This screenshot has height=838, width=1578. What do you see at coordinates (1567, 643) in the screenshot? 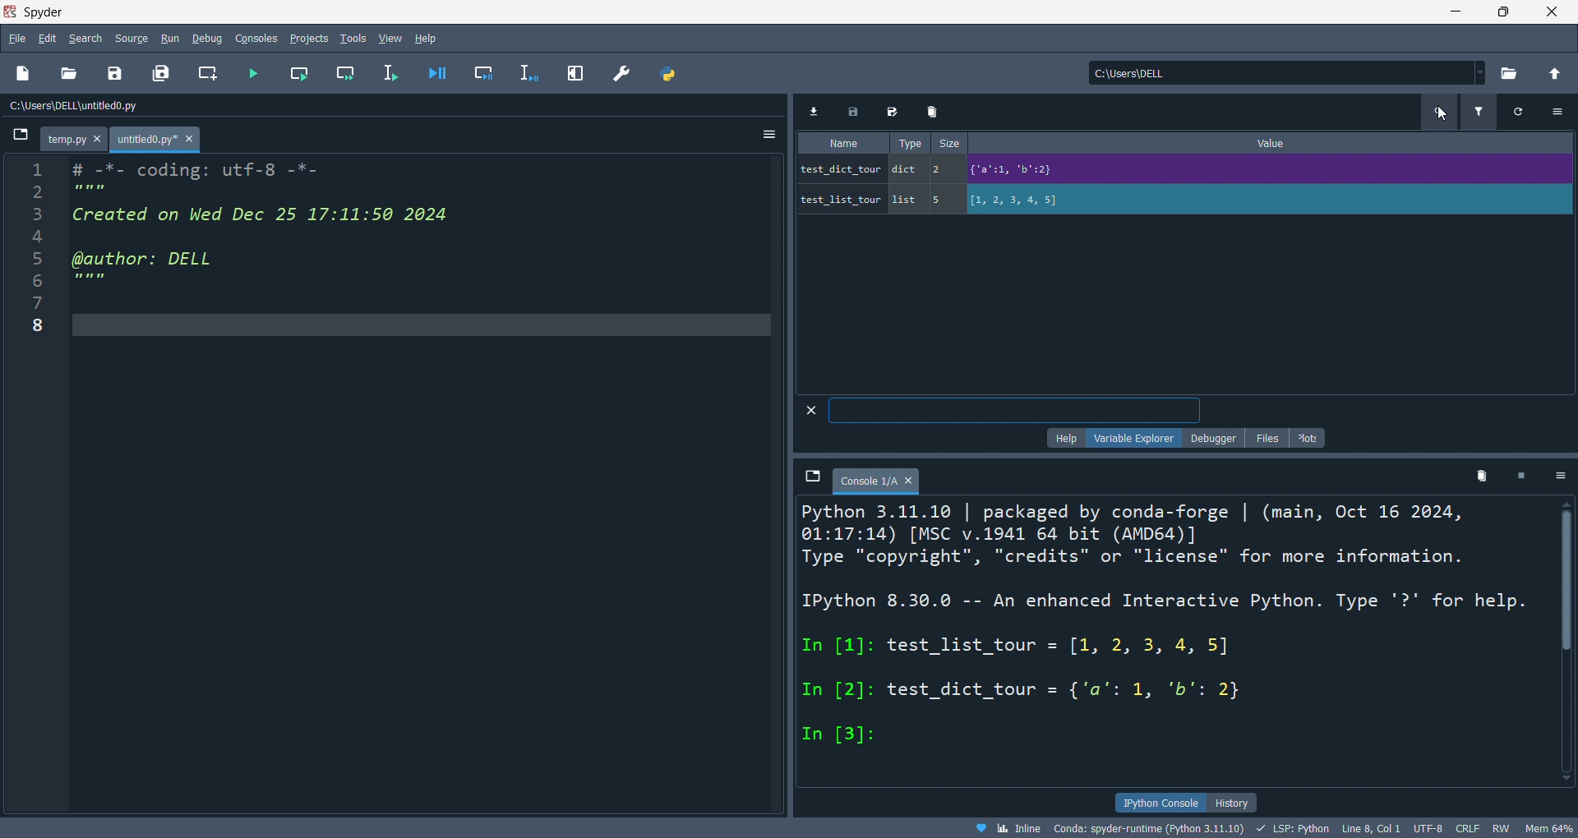
I see `vertical scroll bar` at bounding box center [1567, 643].